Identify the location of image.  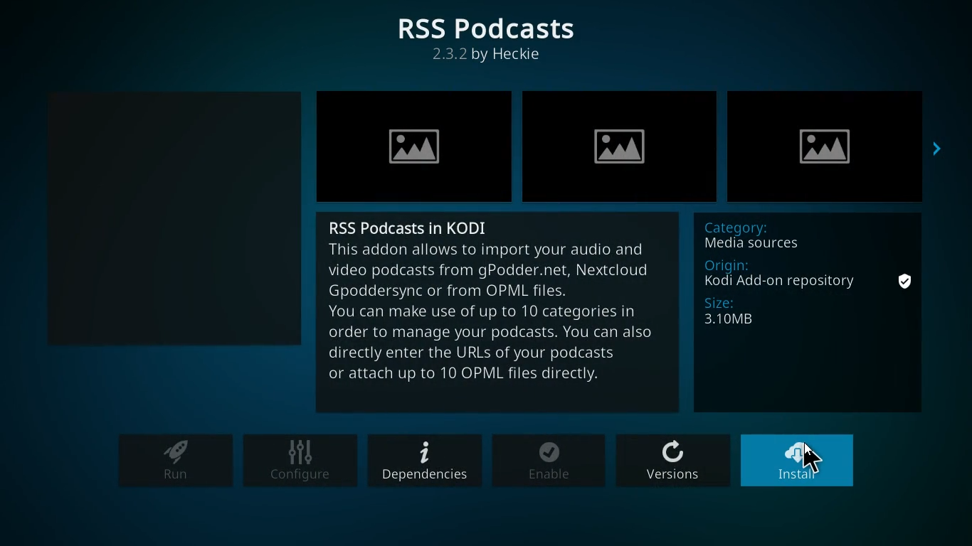
(622, 143).